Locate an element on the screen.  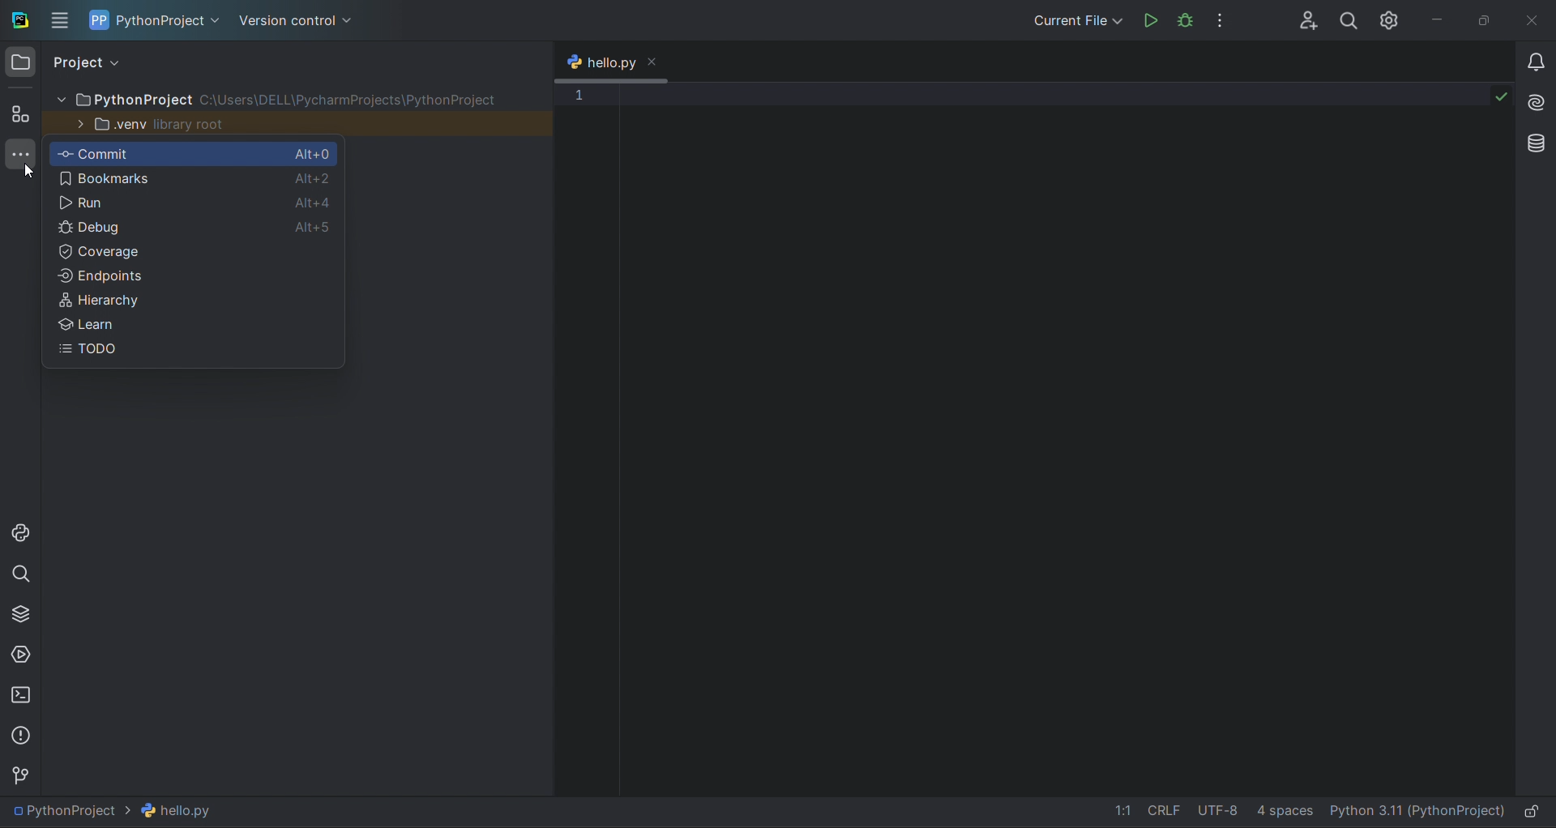
Alt+0 is located at coordinates (314, 153).